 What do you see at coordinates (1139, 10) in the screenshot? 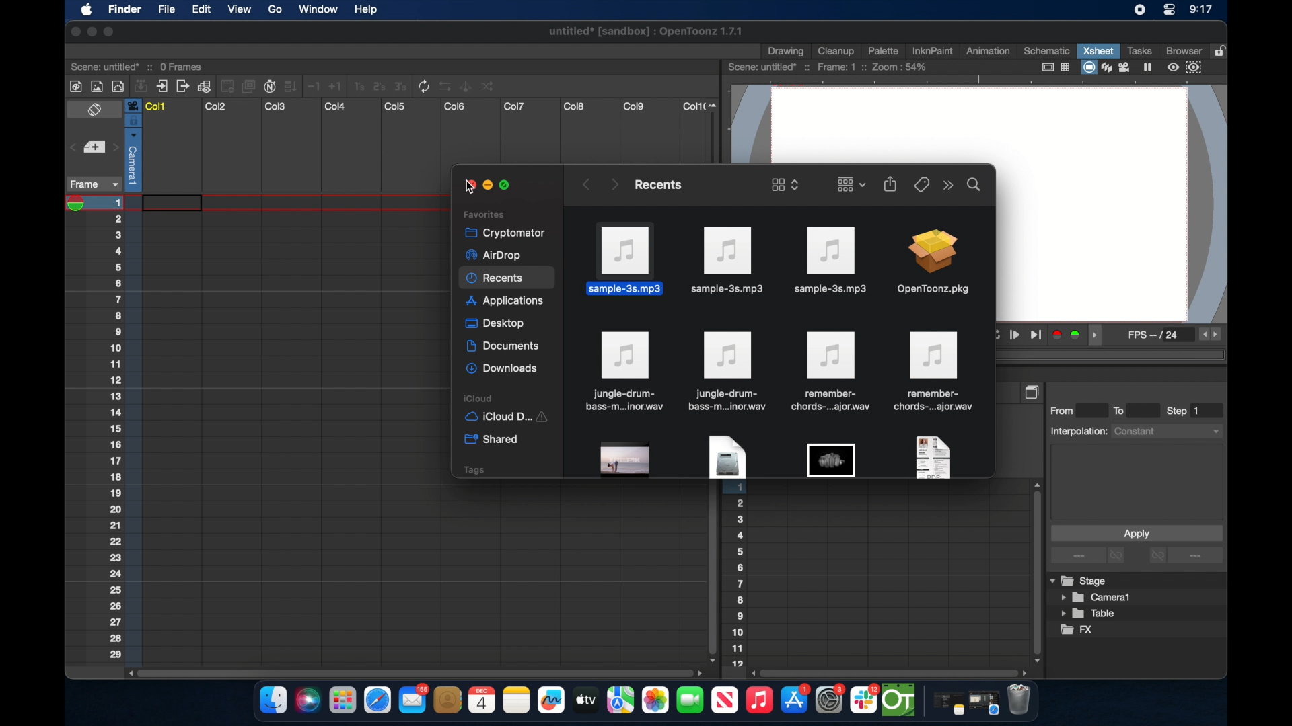
I see `screen recorder icon` at bounding box center [1139, 10].